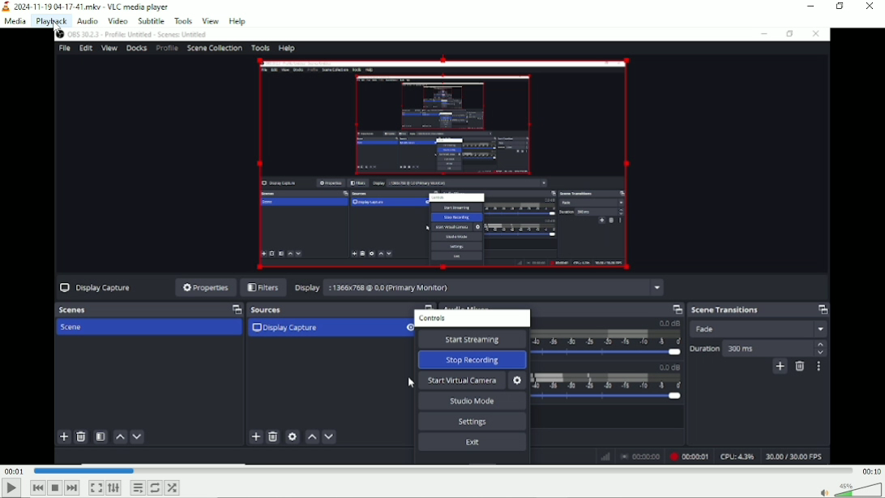 The width and height of the screenshot is (885, 498). I want to click on audio, so click(87, 19).